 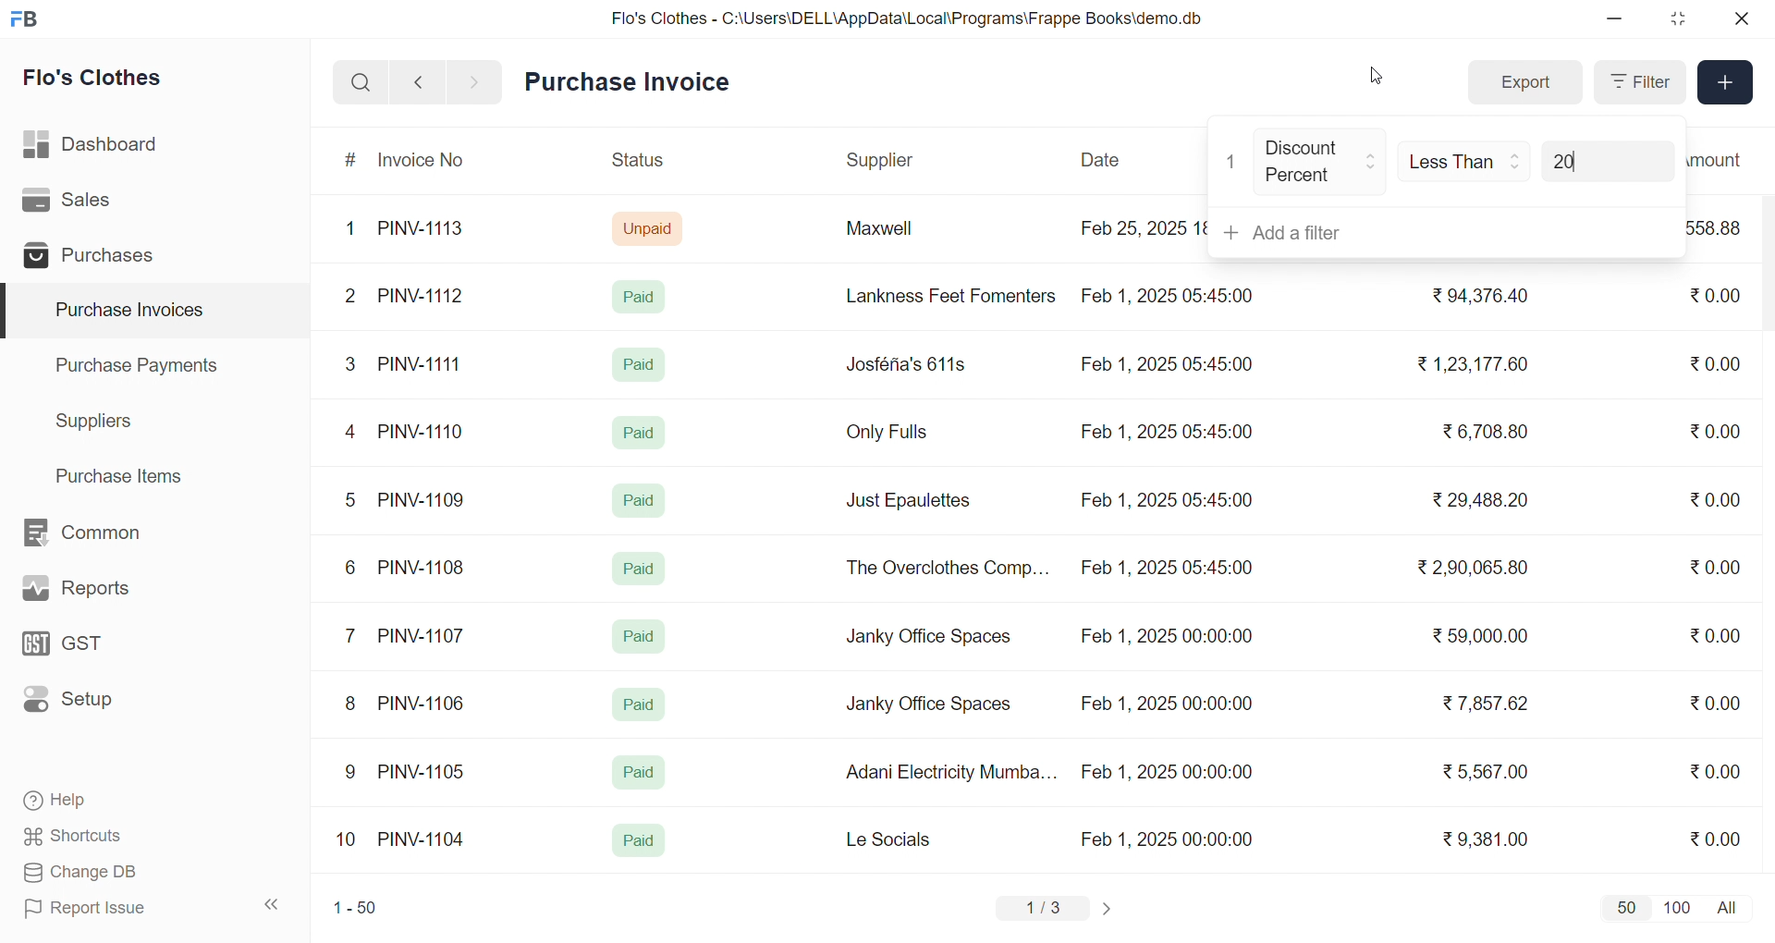 What do you see at coordinates (915, 501) in the screenshot?
I see `Just Epaulettes` at bounding box center [915, 501].